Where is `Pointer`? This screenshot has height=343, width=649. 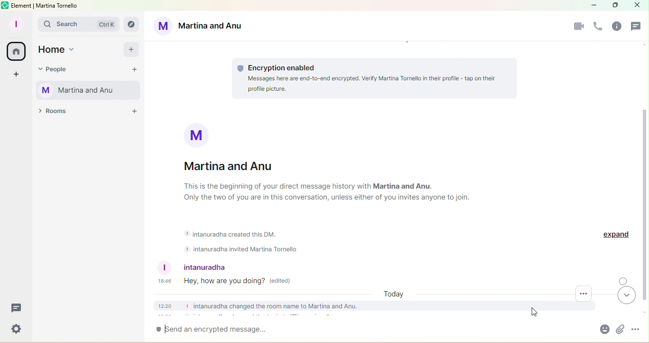 Pointer is located at coordinates (534, 312).